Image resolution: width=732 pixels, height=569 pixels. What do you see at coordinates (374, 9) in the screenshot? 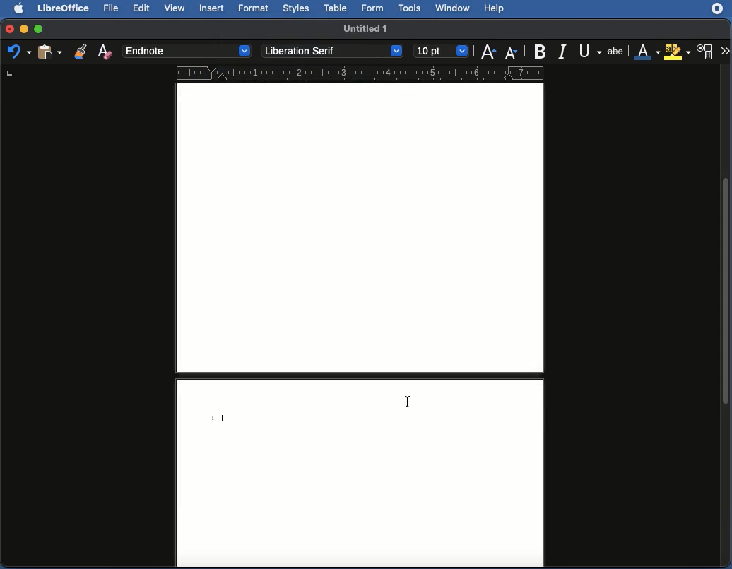
I see `Form` at bounding box center [374, 9].